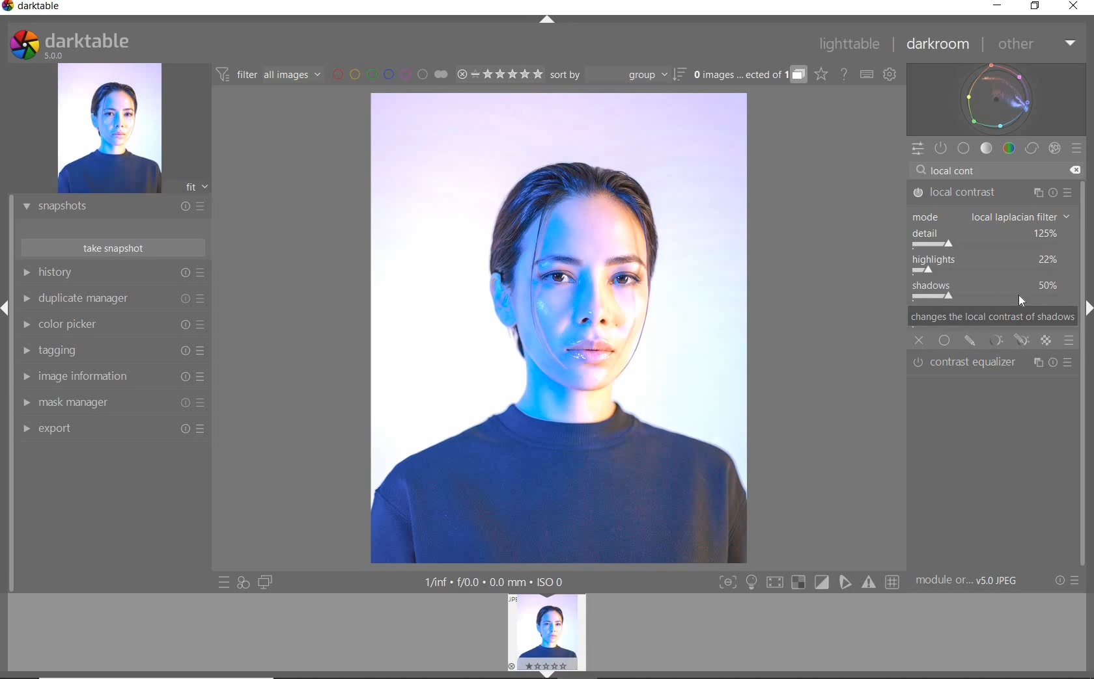  What do you see at coordinates (992, 193) in the screenshot?
I see `LOCAL CONTRAST` at bounding box center [992, 193].